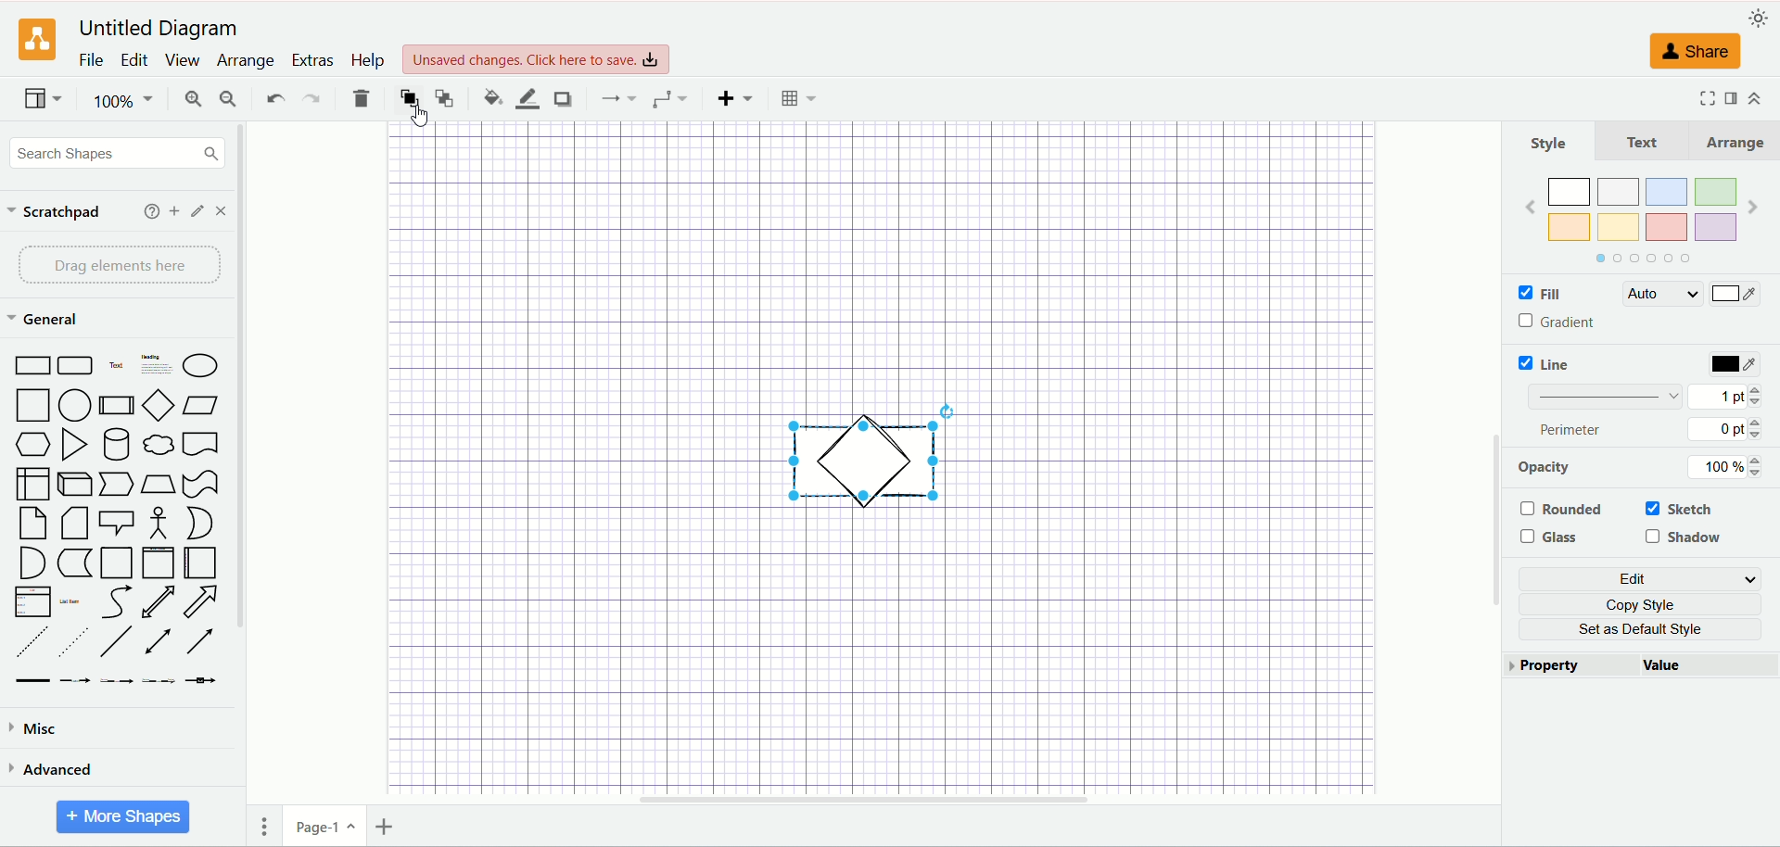 The image size is (1780, 847). I want to click on value, so click(1706, 667).